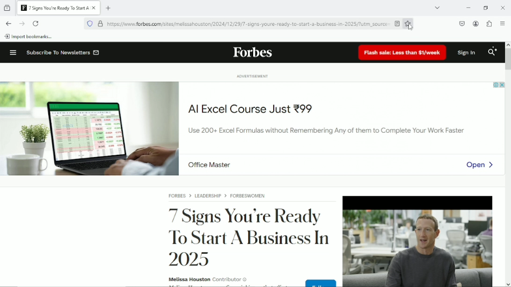  I want to click on Go forward, so click(22, 23).